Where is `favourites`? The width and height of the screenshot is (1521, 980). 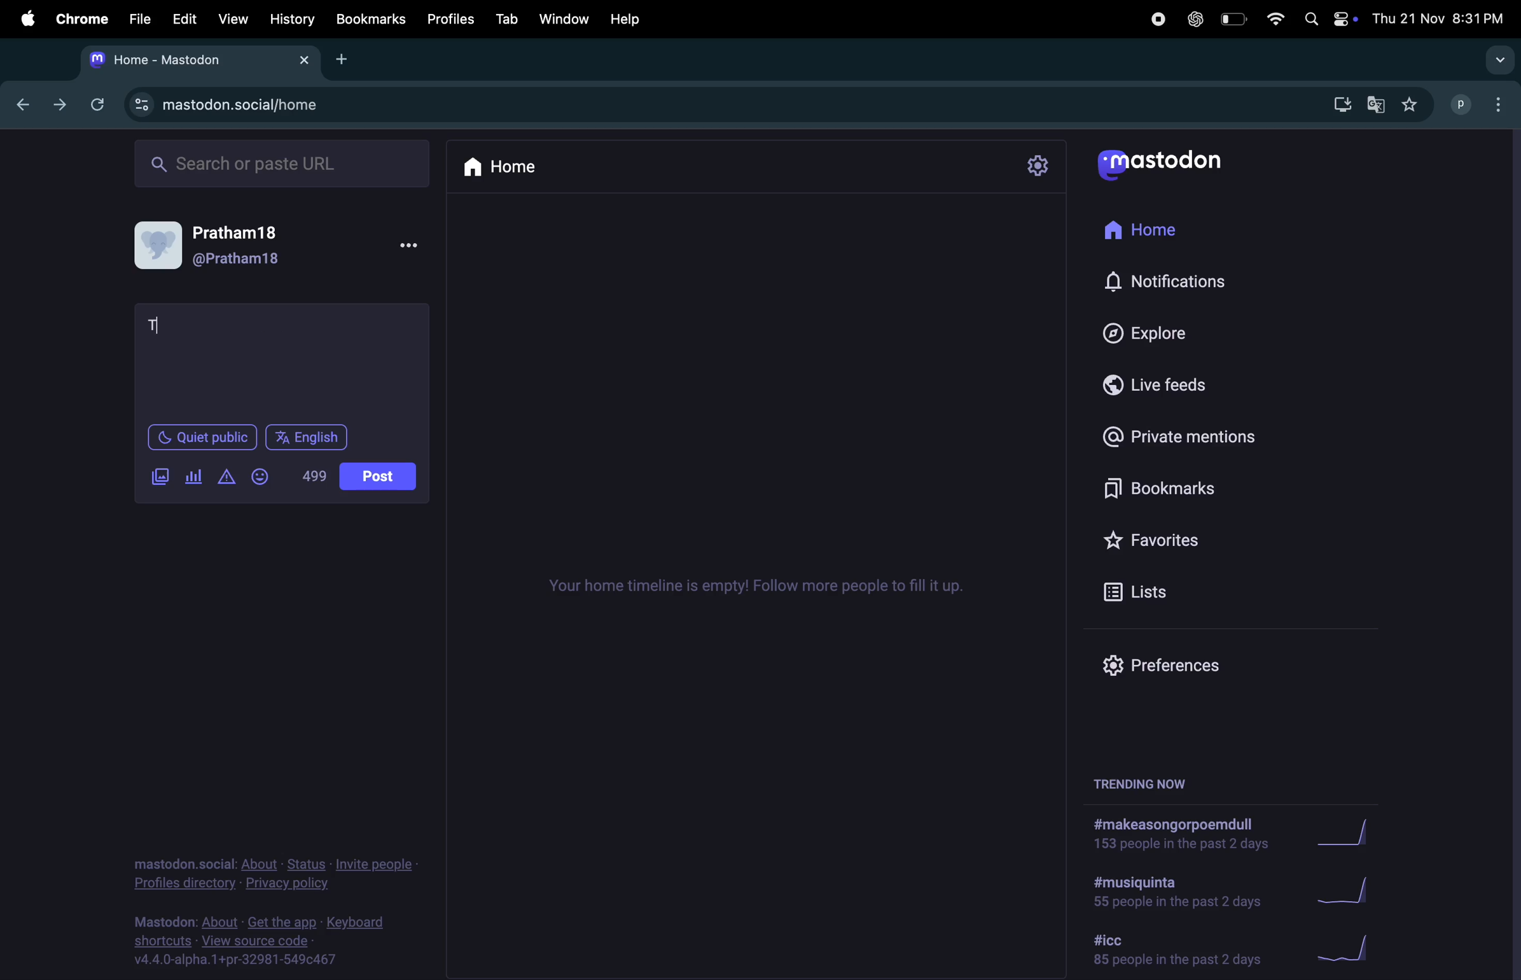
favourites is located at coordinates (1172, 538).